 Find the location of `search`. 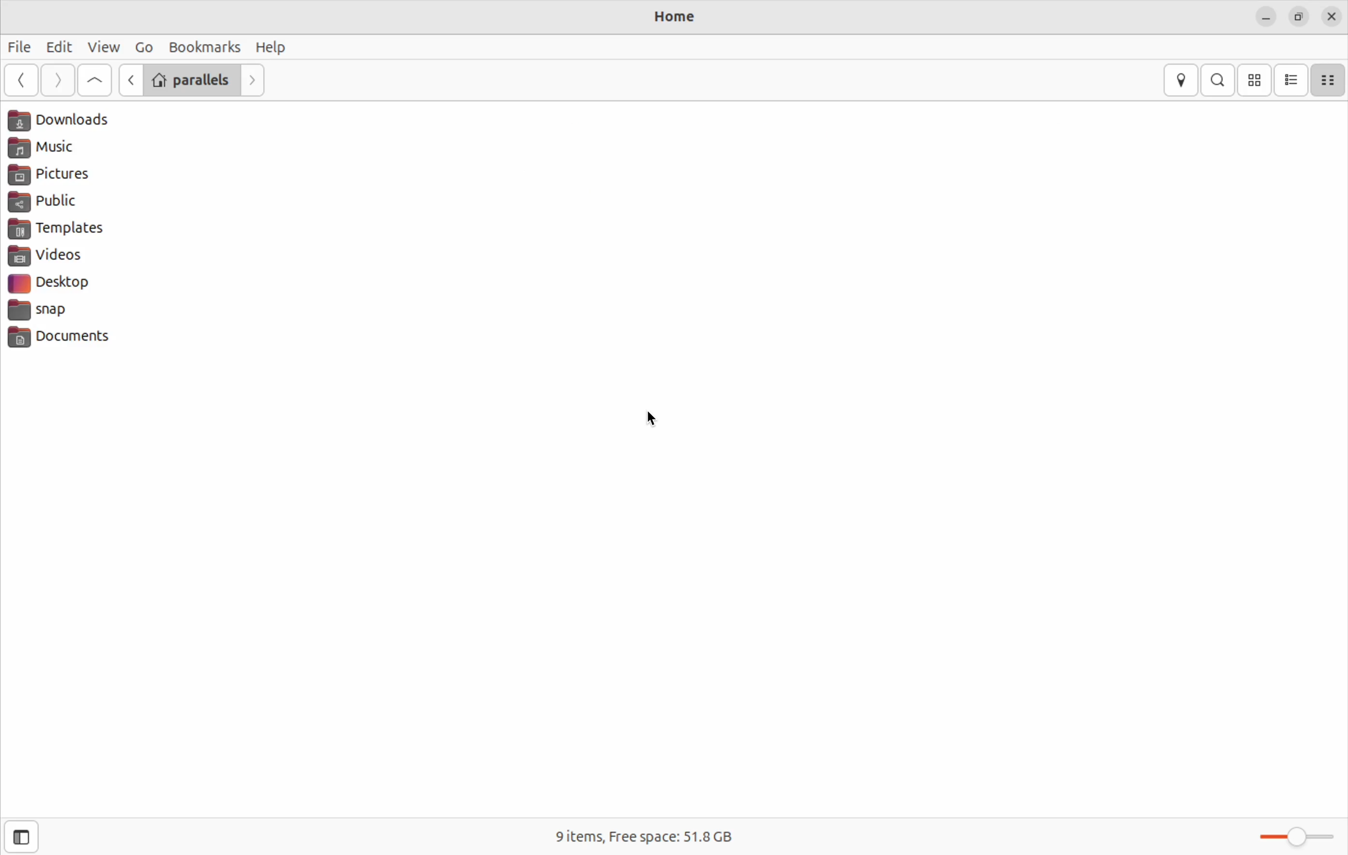

search is located at coordinates (1218, 81).